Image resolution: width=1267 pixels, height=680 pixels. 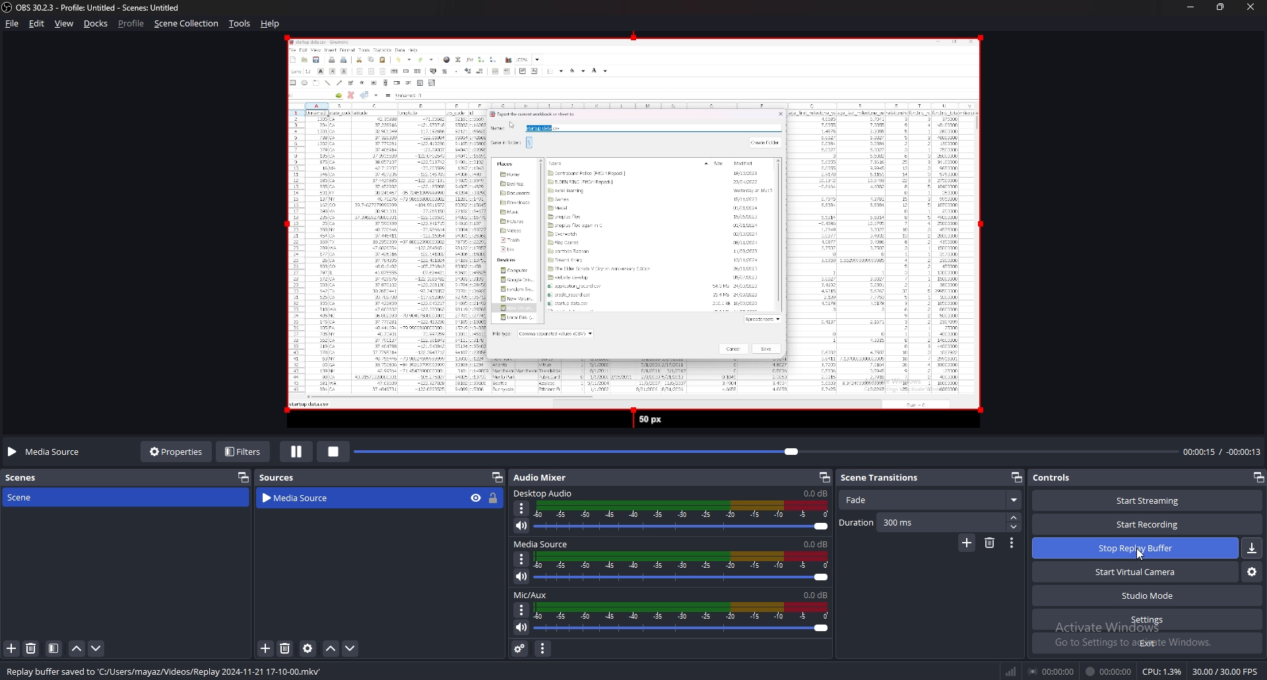 What do you see at coordinates (186, 24) in the screenshot?
I see `scene collection` at bounding box center [186, 24].